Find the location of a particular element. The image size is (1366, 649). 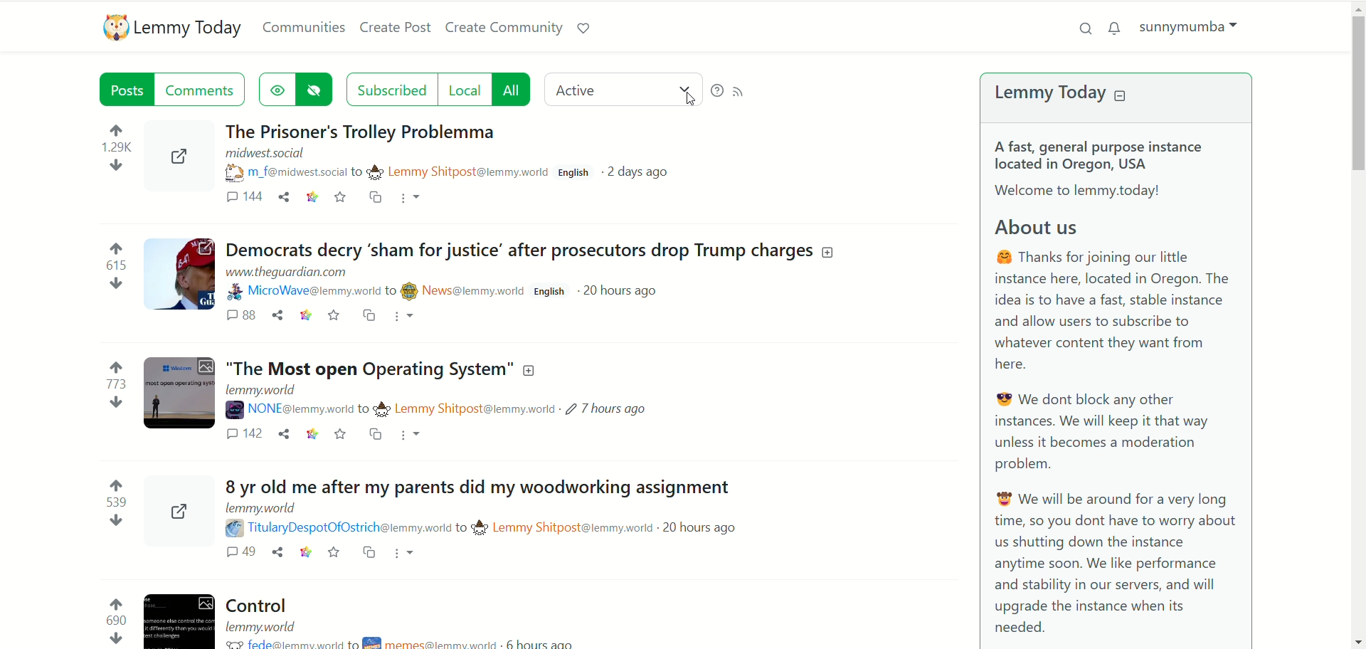

sunnymumba(account) is located at coordinates (1186, 25).